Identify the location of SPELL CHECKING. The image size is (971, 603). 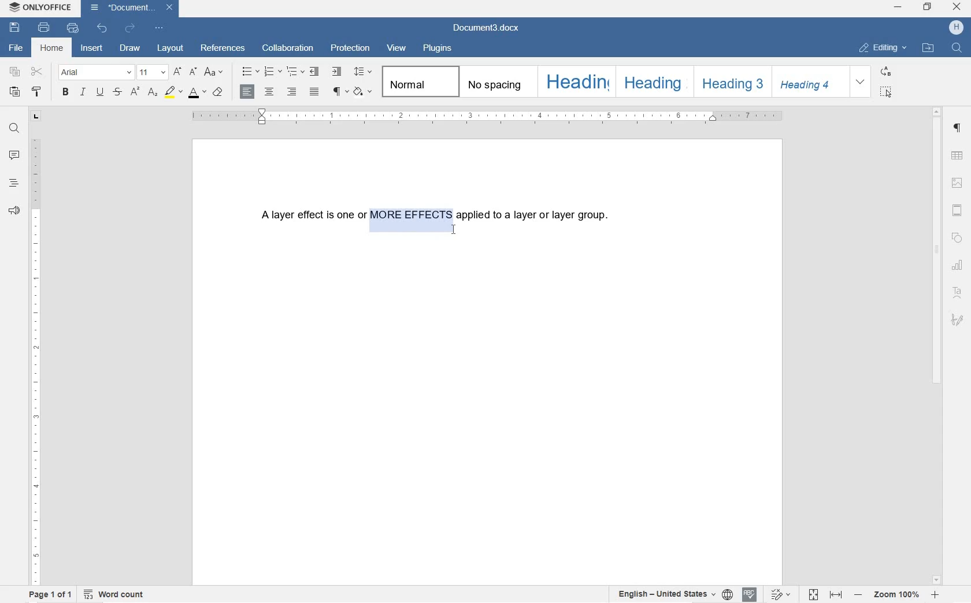
(750, 594).